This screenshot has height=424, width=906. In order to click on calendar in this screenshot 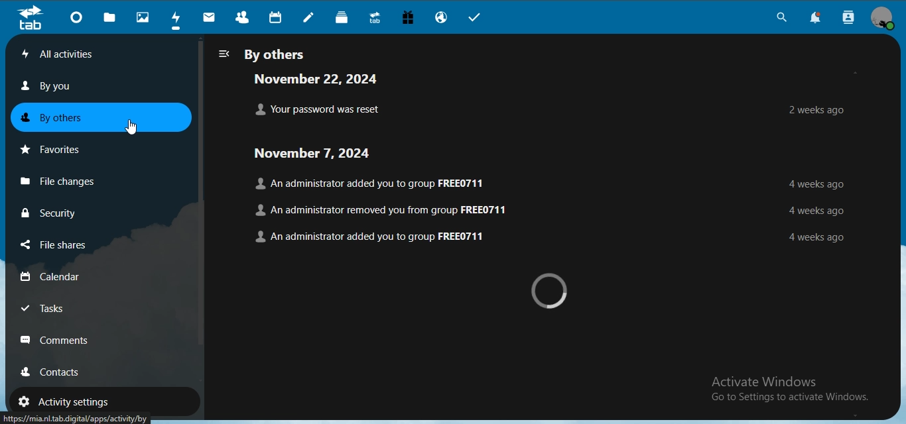, I will do `click(277, 17)`.